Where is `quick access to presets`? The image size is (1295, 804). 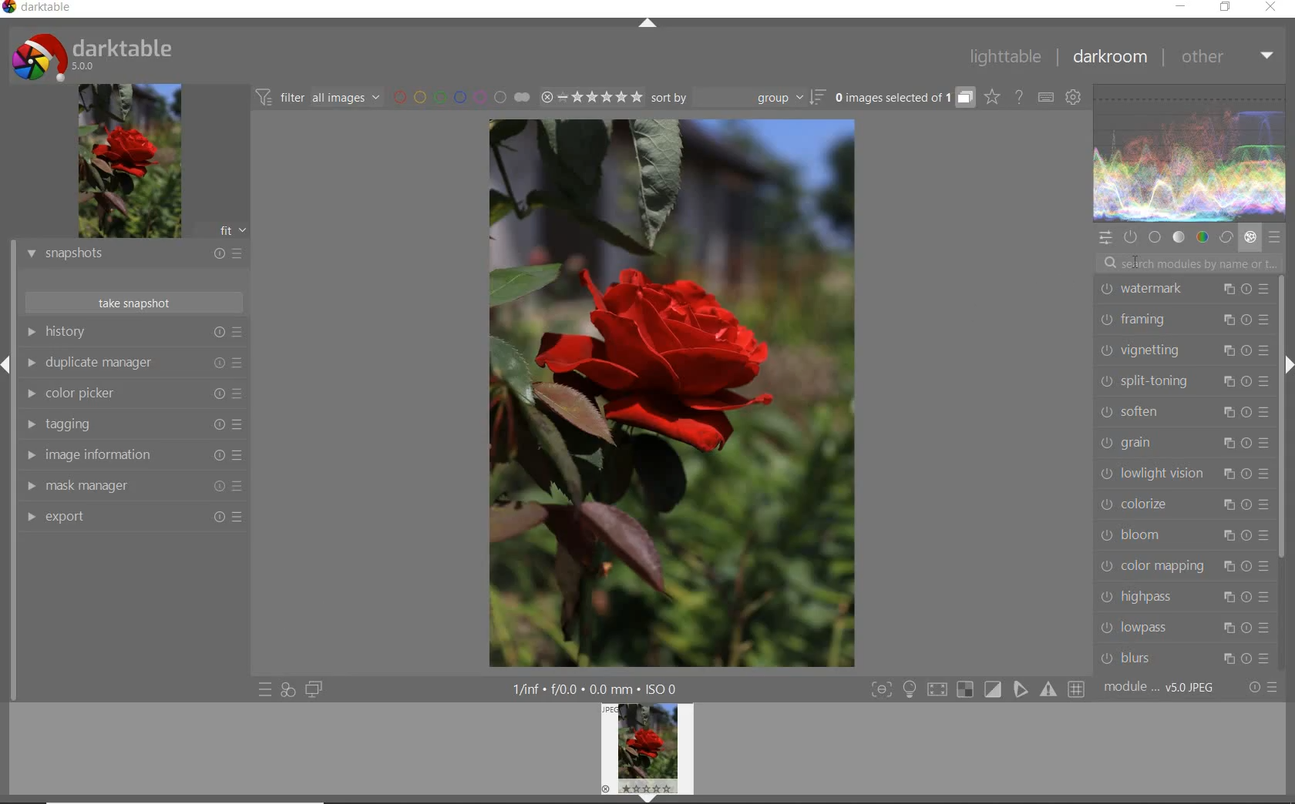
quick access to presets is located at coordinates (265, 690).